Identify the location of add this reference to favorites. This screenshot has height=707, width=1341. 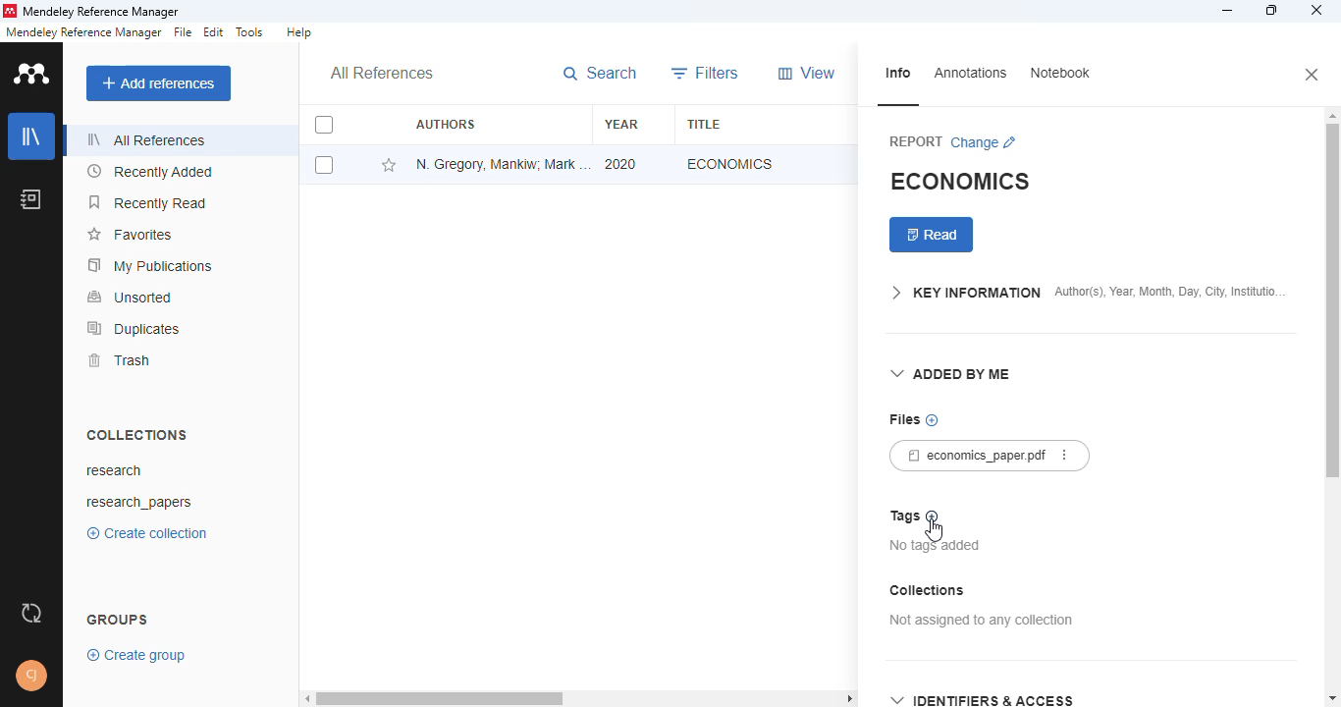
(389, 165).